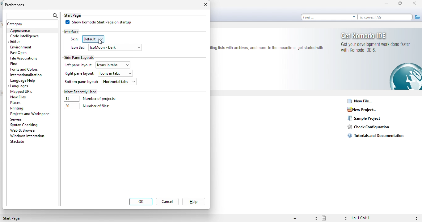 The width and height of the screenshot is (422, 222). What do you see at coordinates (82, 91) in the screenshot?
I see `most recently used` at bounding box center [82, 91].